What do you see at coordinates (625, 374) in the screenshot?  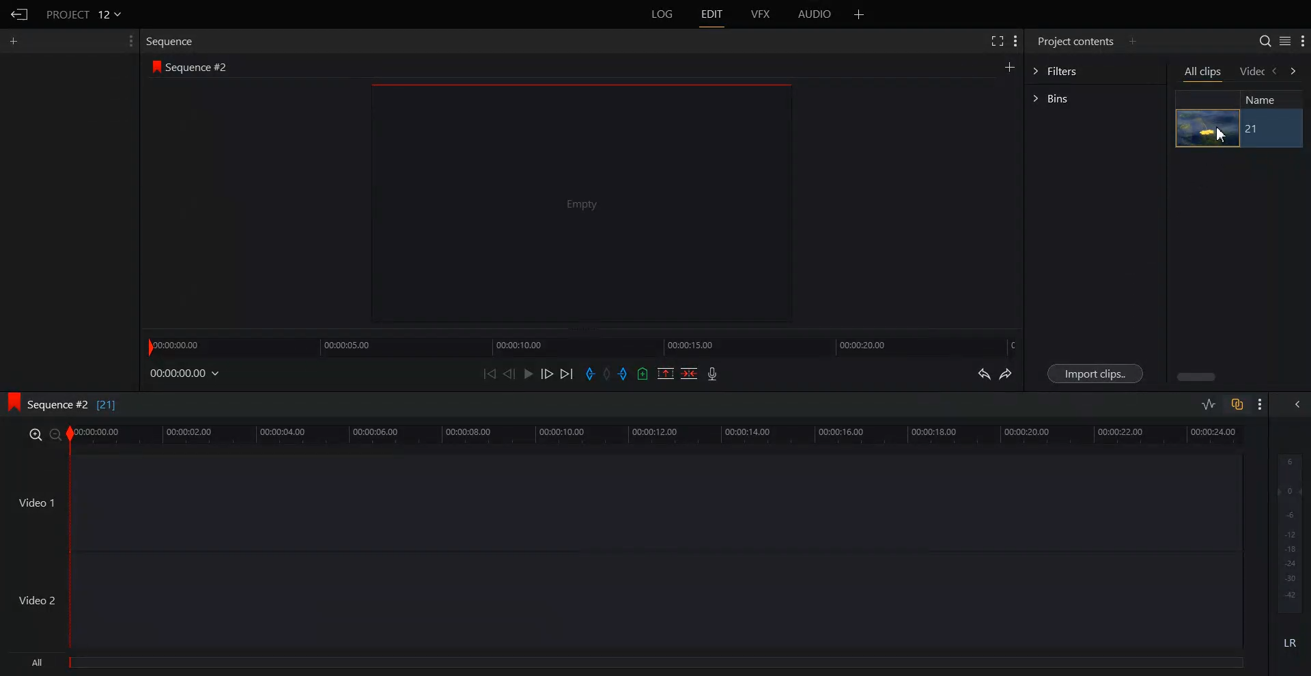 I see `Add an Out Mark to current position` at bounding box center [625, 374].